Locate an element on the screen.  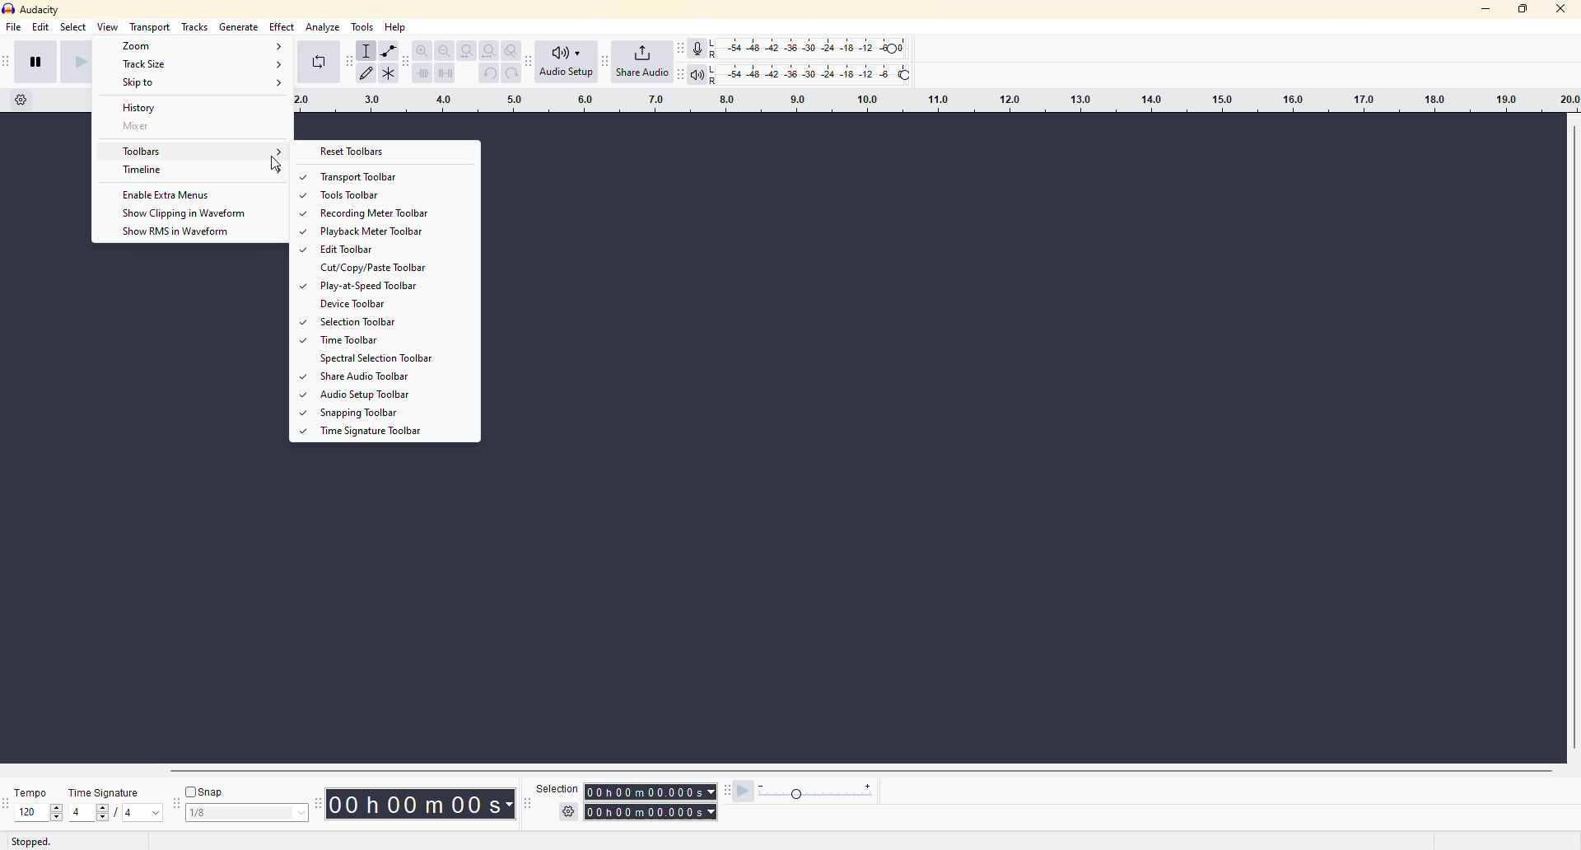
drop down is located at coordinates (302, 813).